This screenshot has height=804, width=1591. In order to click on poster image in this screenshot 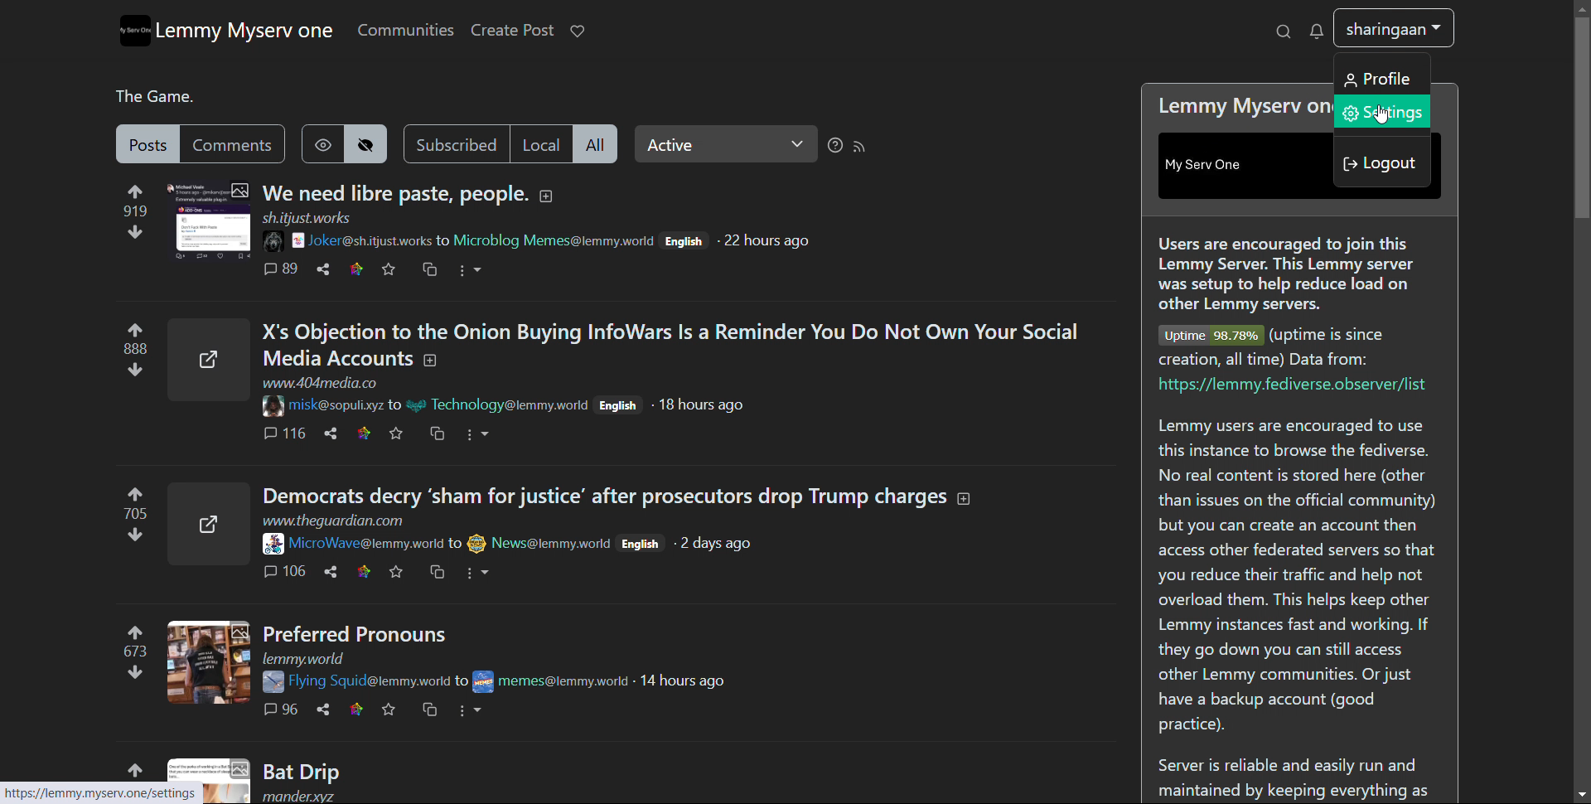, I will do `click(272, 680)`.